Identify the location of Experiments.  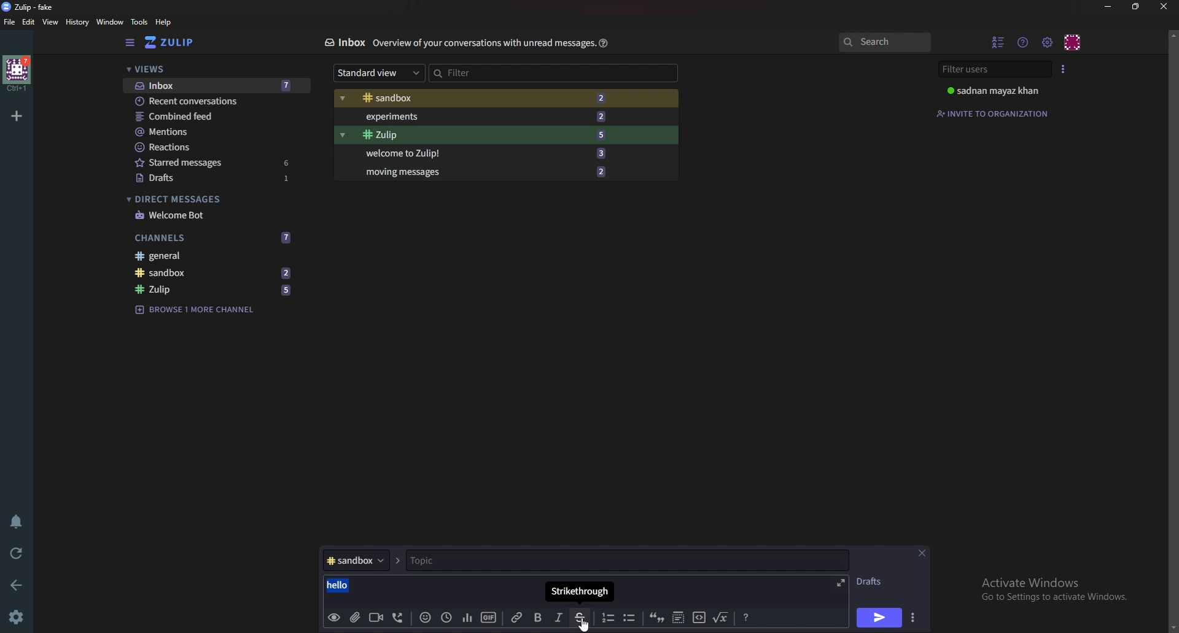
(481, 117).